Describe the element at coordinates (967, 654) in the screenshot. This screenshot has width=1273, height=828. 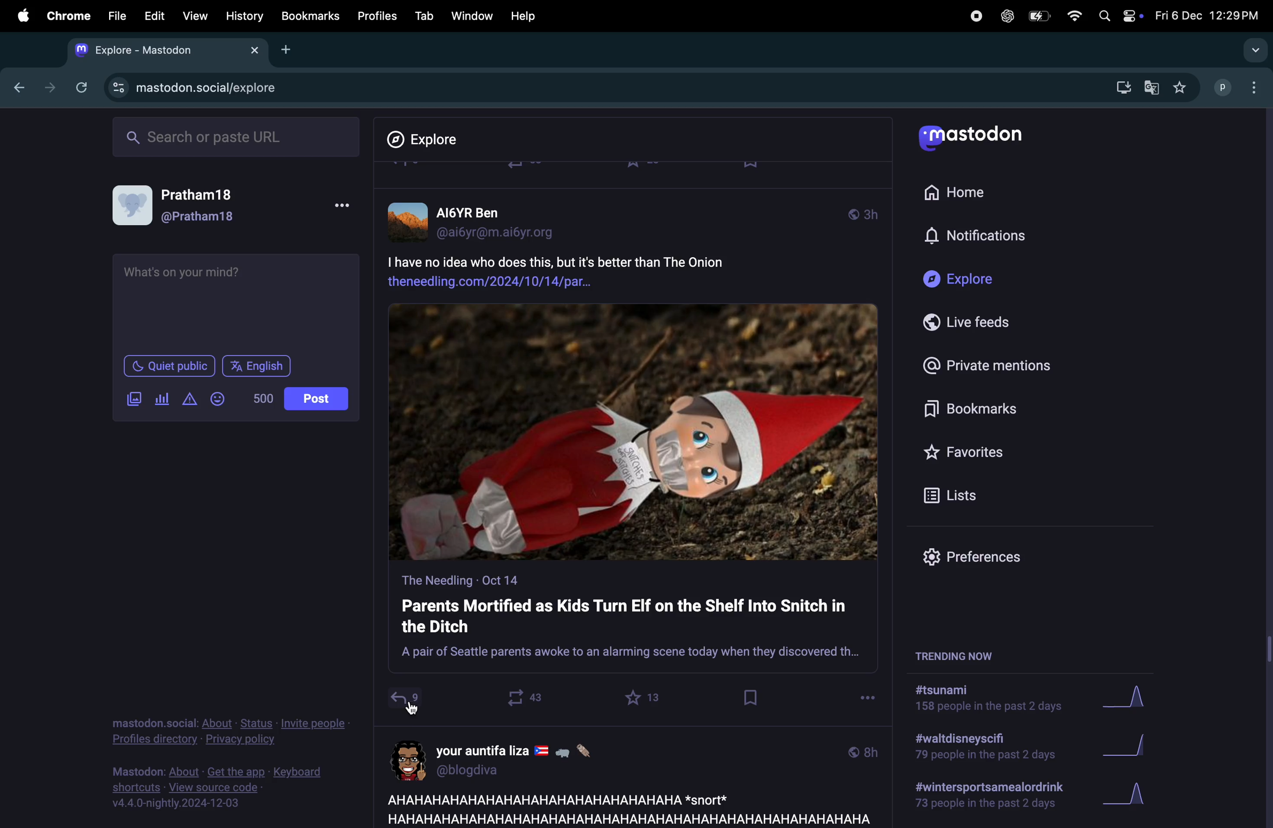
I see `trending now` at that location.